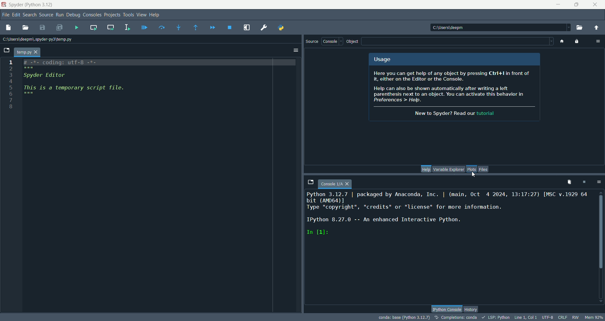 The width and height of the screenshot is (605, 321). What do you see at coordinates (548, 318) in the screenshot?
I see `UTF` at bounding box center [548, 318].